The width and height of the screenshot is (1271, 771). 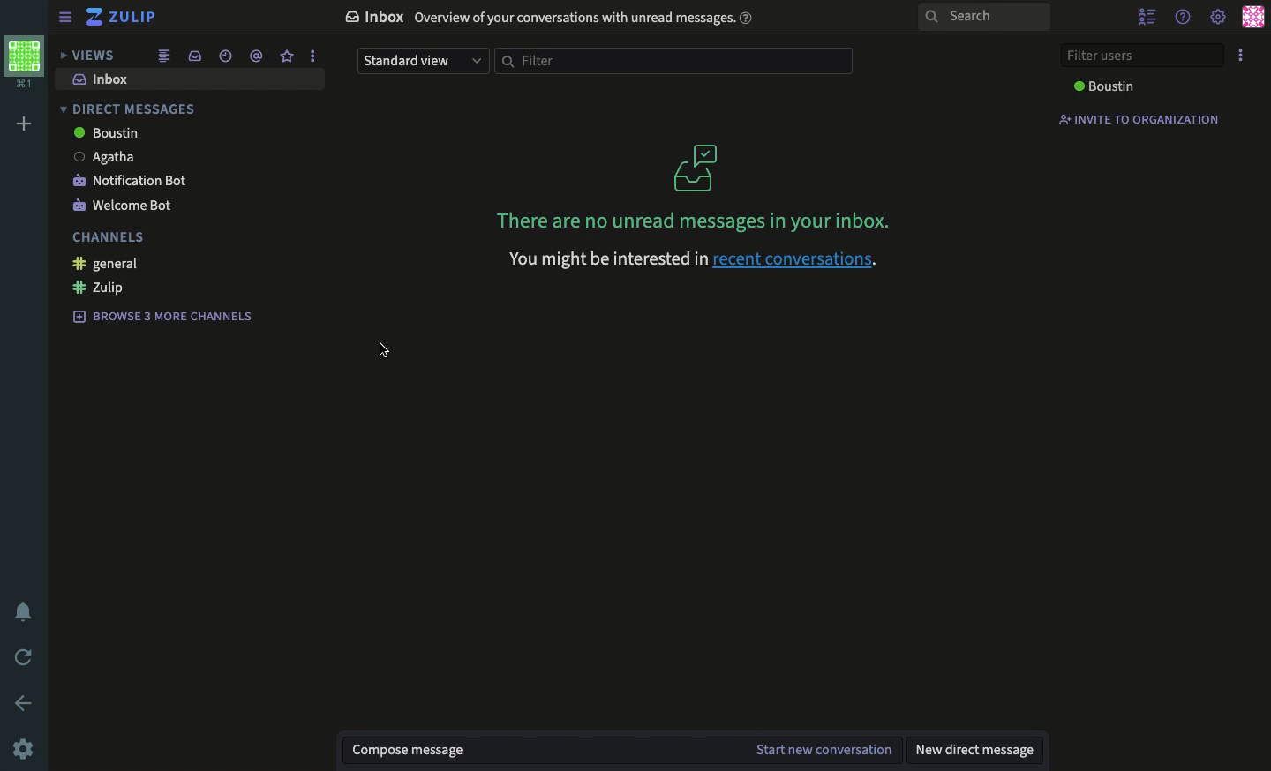 What do you see at coordinates (1144, 54) in the screenshot?
I see `filter users` at bounding box center [1144, 54].